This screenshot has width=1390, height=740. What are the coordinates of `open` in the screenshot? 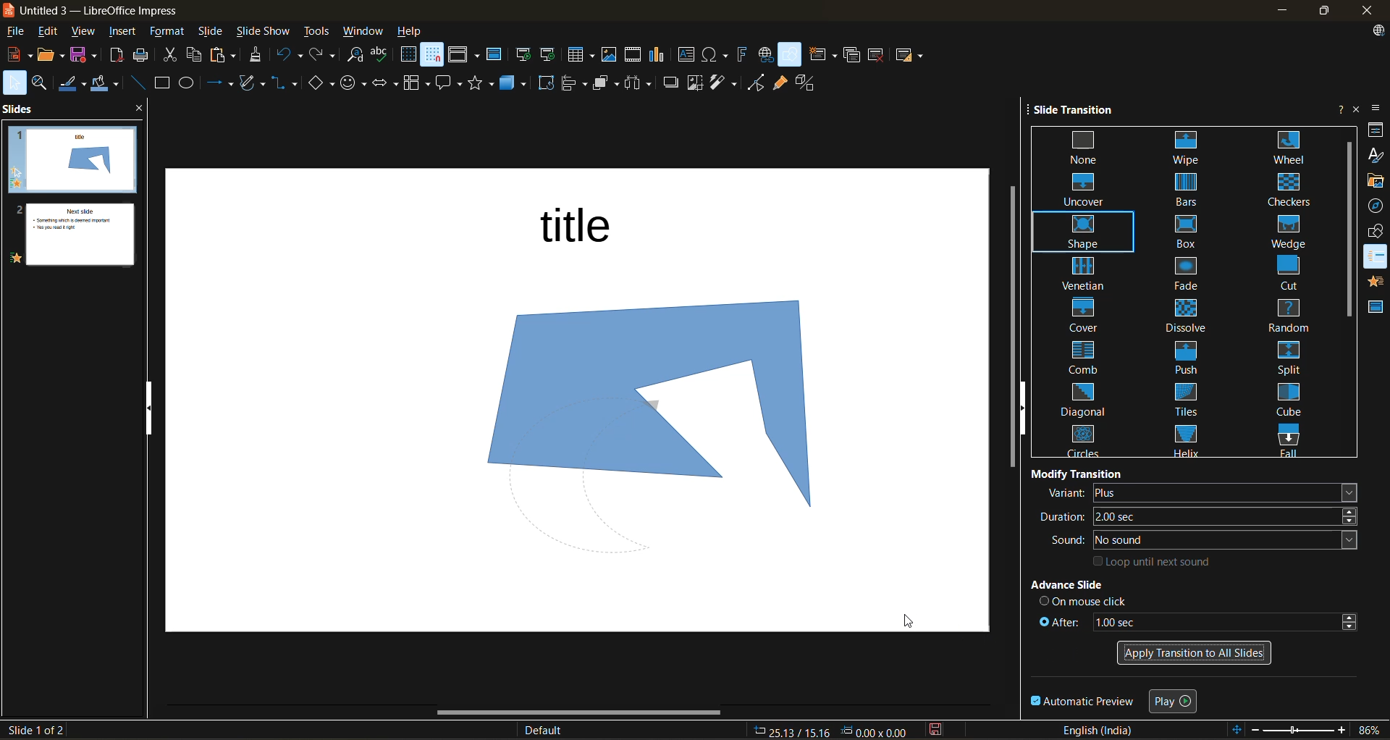 It's located at (51, 58).